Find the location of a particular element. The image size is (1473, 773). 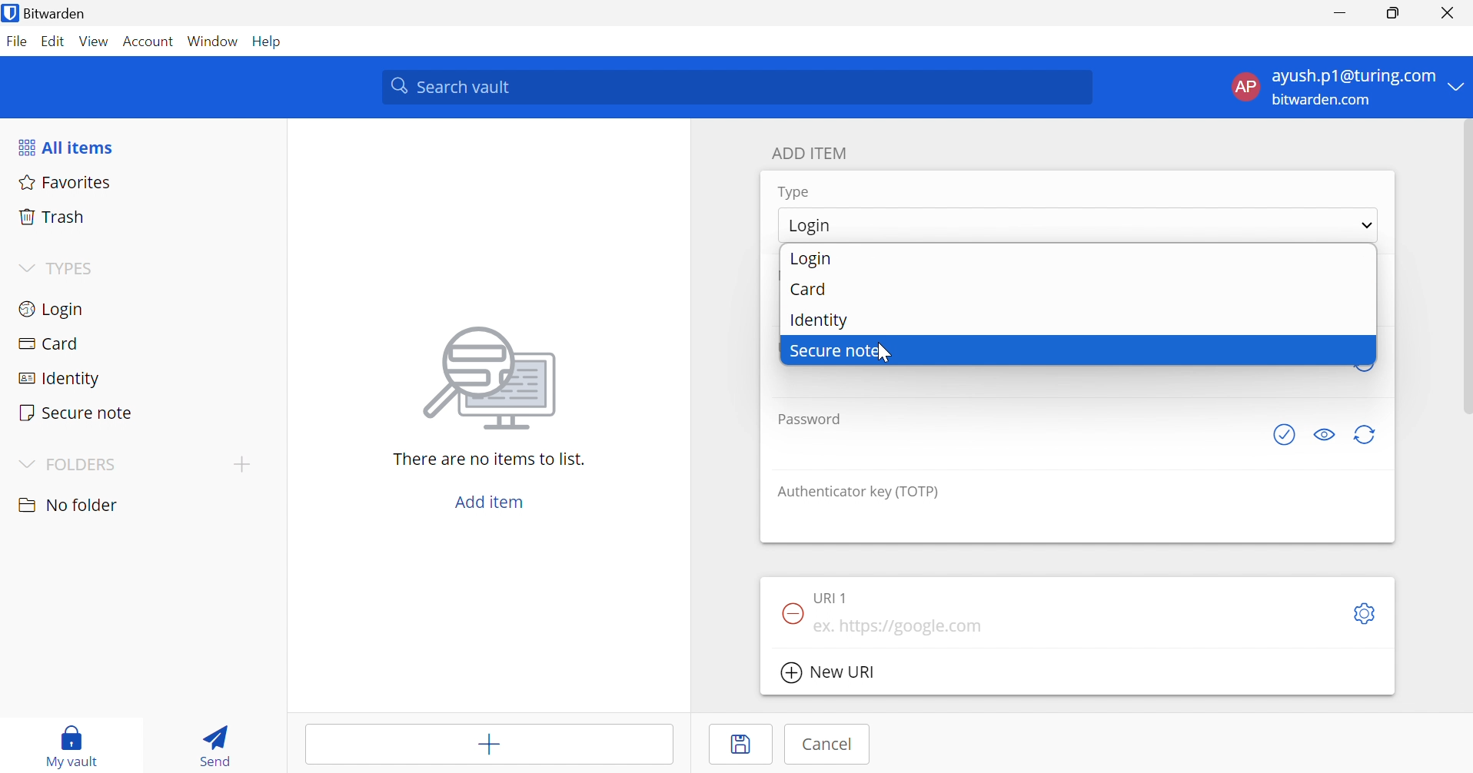

Toggle options is located at coordinates (1368, 612).